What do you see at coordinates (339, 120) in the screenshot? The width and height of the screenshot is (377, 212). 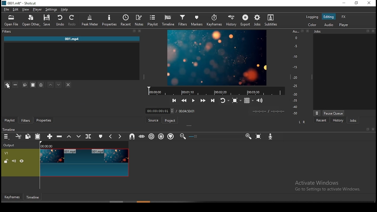 I see `history` at bounding box center [339, 120].